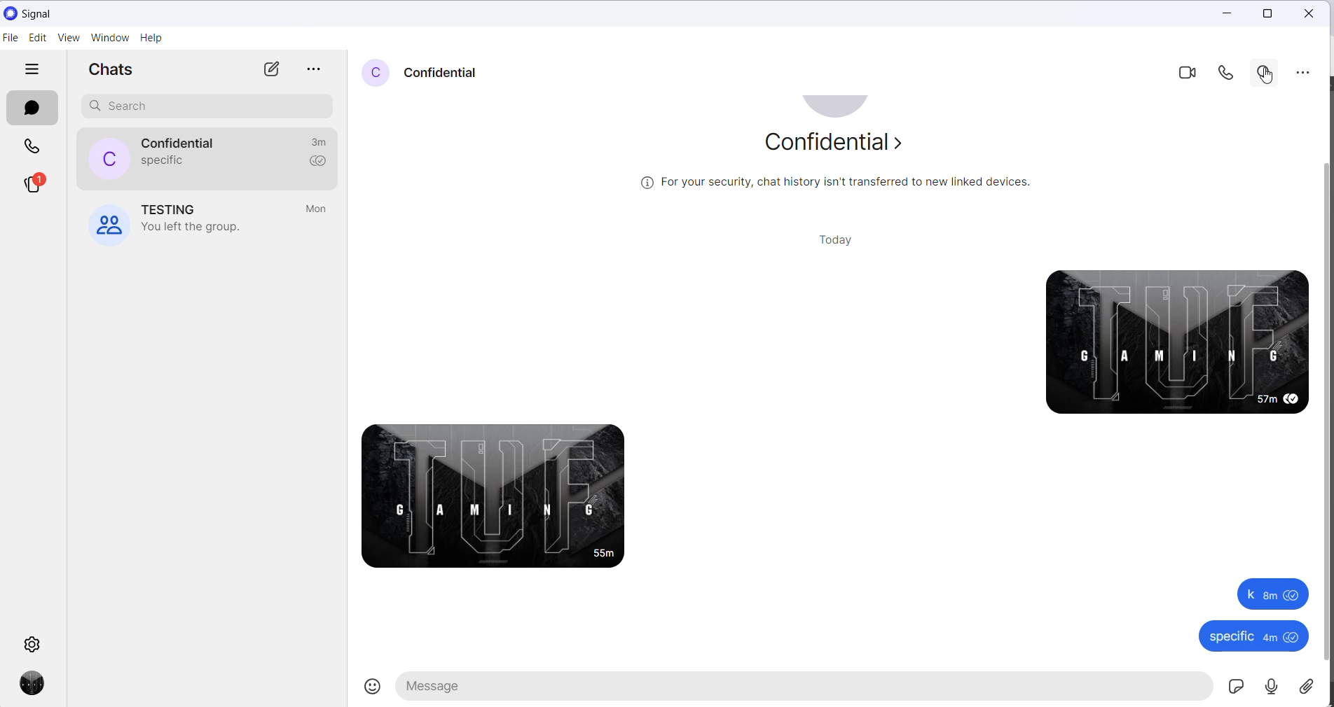 This screenshot has width=1334, height=707. I want to click on profile picture, so click(839, 108).